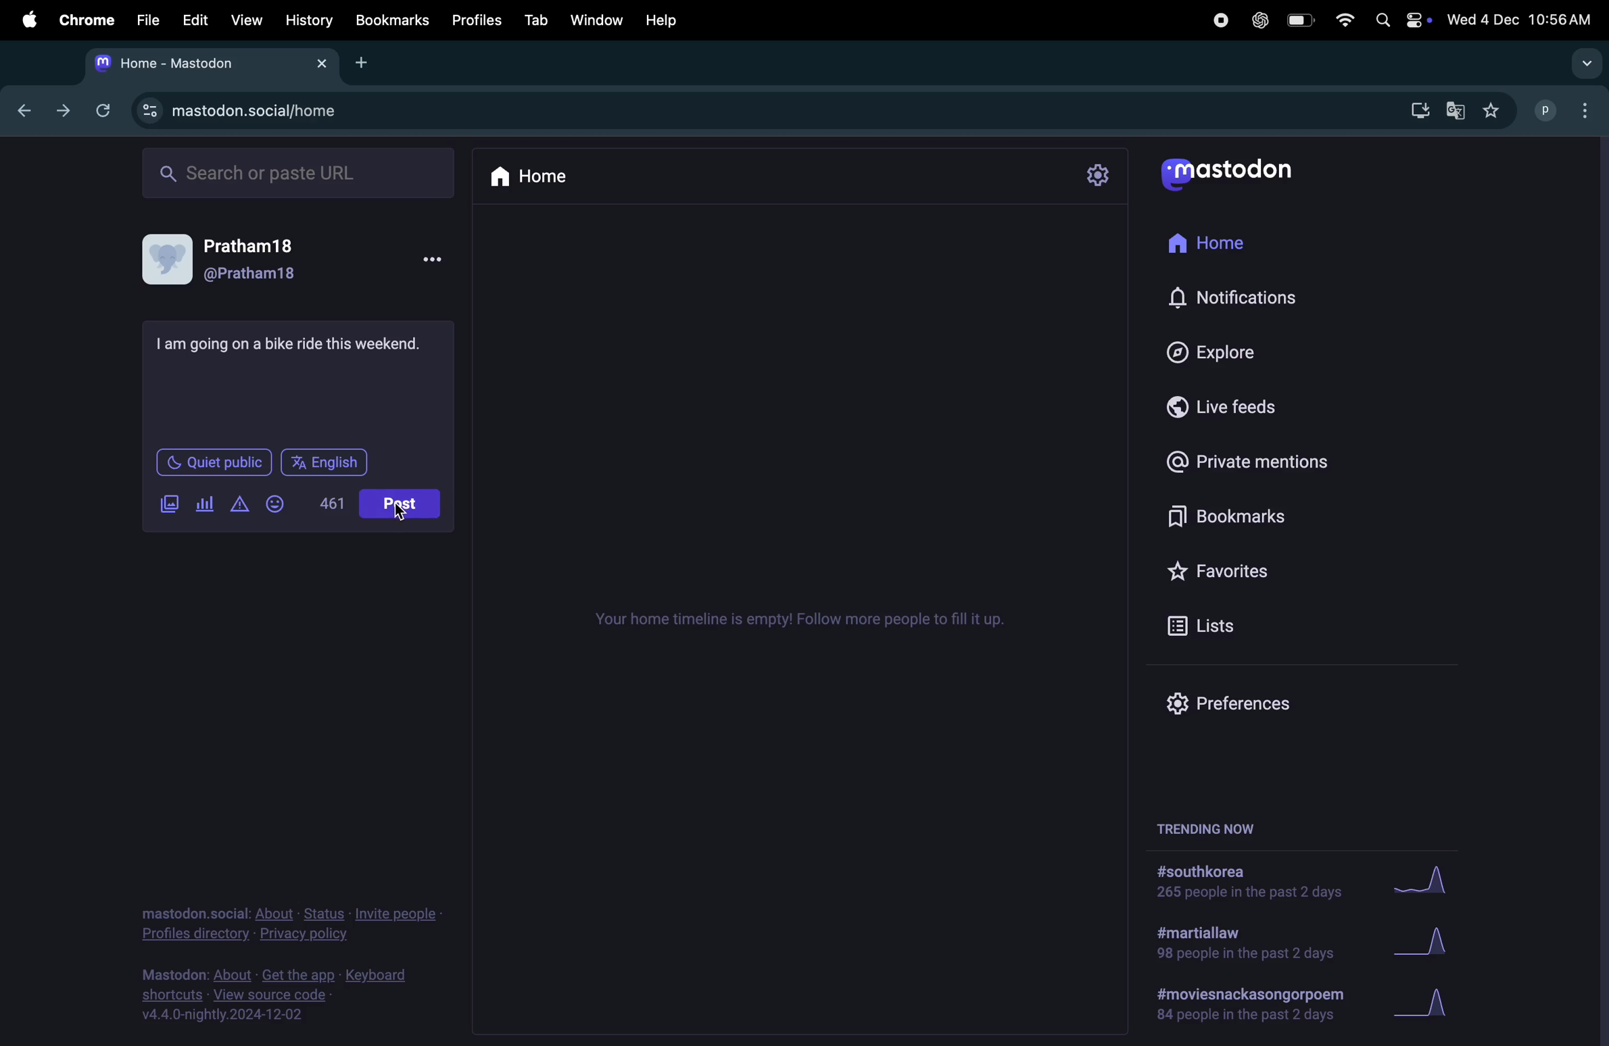 This screenshot has height=1046, width=1609. What do you see at coordinates (434, 257) in the screenshot?
I see `options` at bounding box center [434, 257].